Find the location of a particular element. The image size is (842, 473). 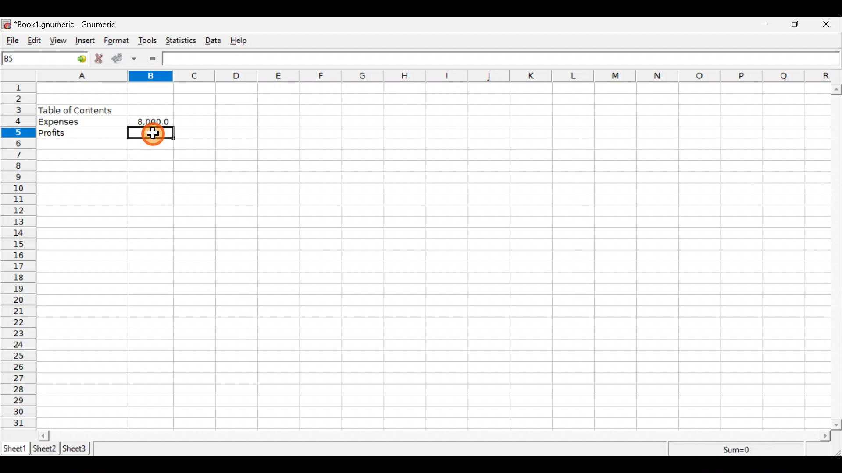

Format is located at coordinates (117, 41).